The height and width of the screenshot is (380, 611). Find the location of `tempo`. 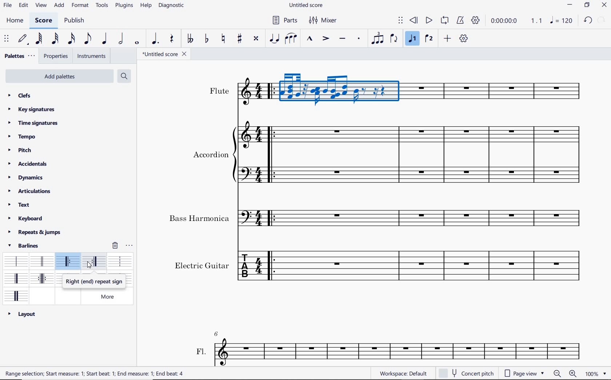

tempo is located at coordinates (22, 136).